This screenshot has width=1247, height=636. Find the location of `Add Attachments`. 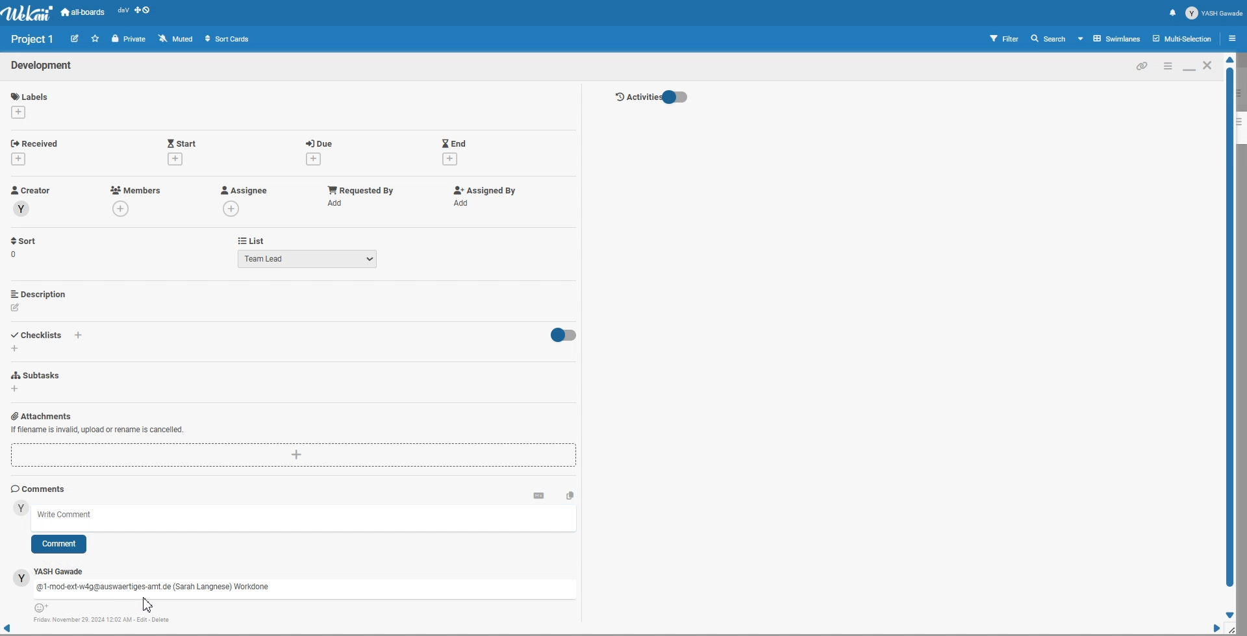

Add Attachments is located at coordinates (97, 430).